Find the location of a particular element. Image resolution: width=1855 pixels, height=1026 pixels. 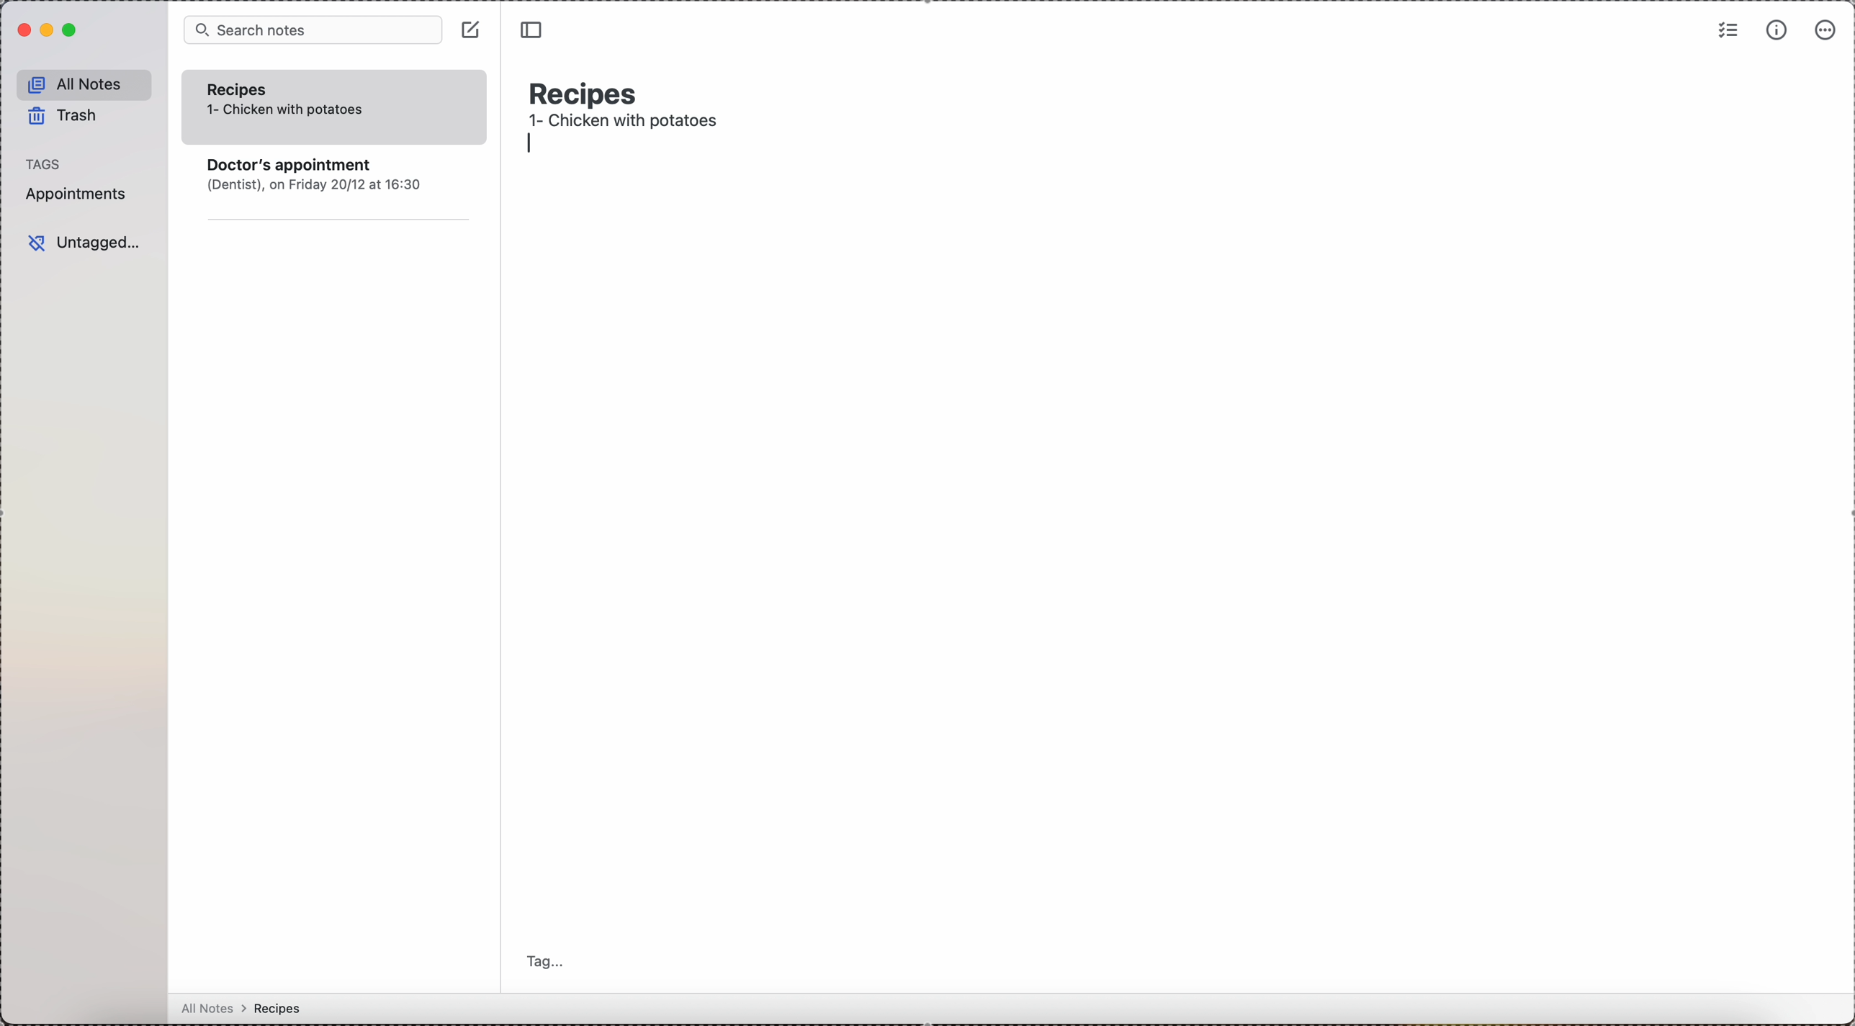

more options is located at coordinates (1823, 31).